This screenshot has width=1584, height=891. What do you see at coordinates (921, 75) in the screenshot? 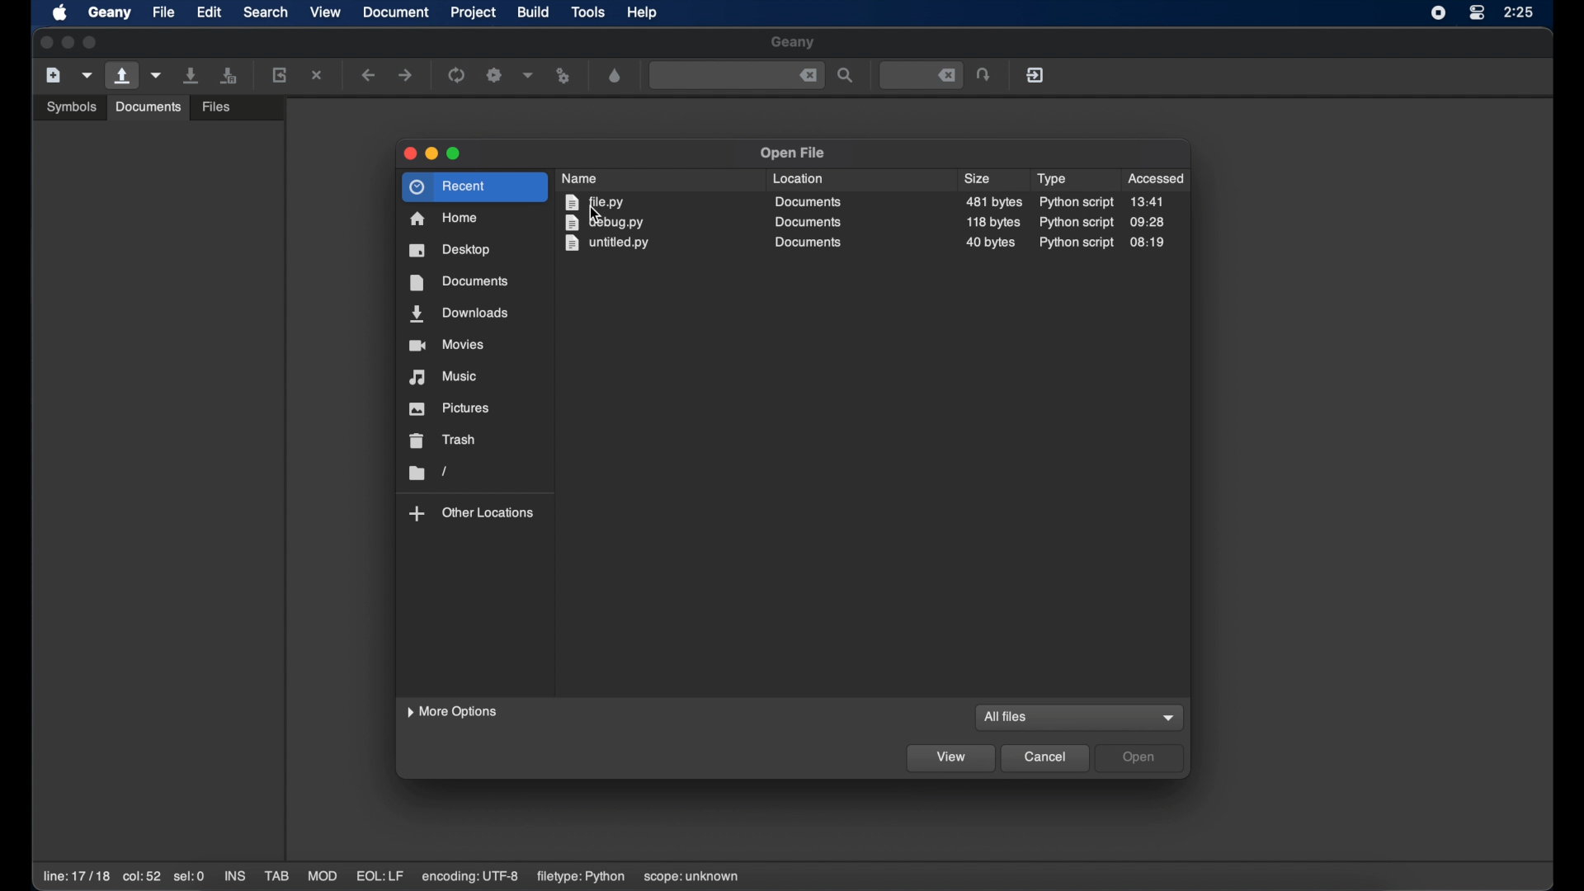
I see `jump to the entered line number` at bounding box center [921, 75].